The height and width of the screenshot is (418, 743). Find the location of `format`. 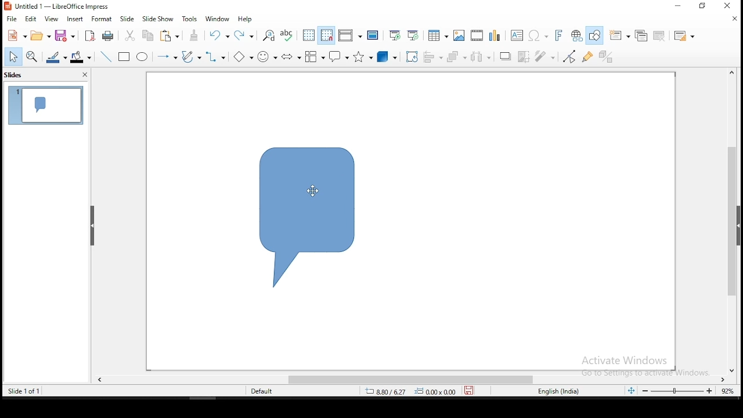

format is located at coordinates (100, 19).